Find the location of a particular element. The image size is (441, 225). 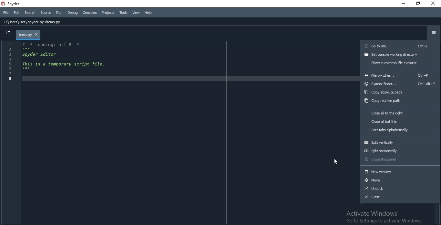

symbol finder is located at coordinates (401, 84).